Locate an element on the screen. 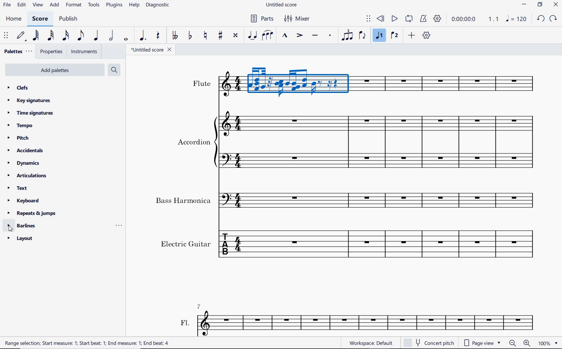  32nd note is located at coordinates (51, 36).